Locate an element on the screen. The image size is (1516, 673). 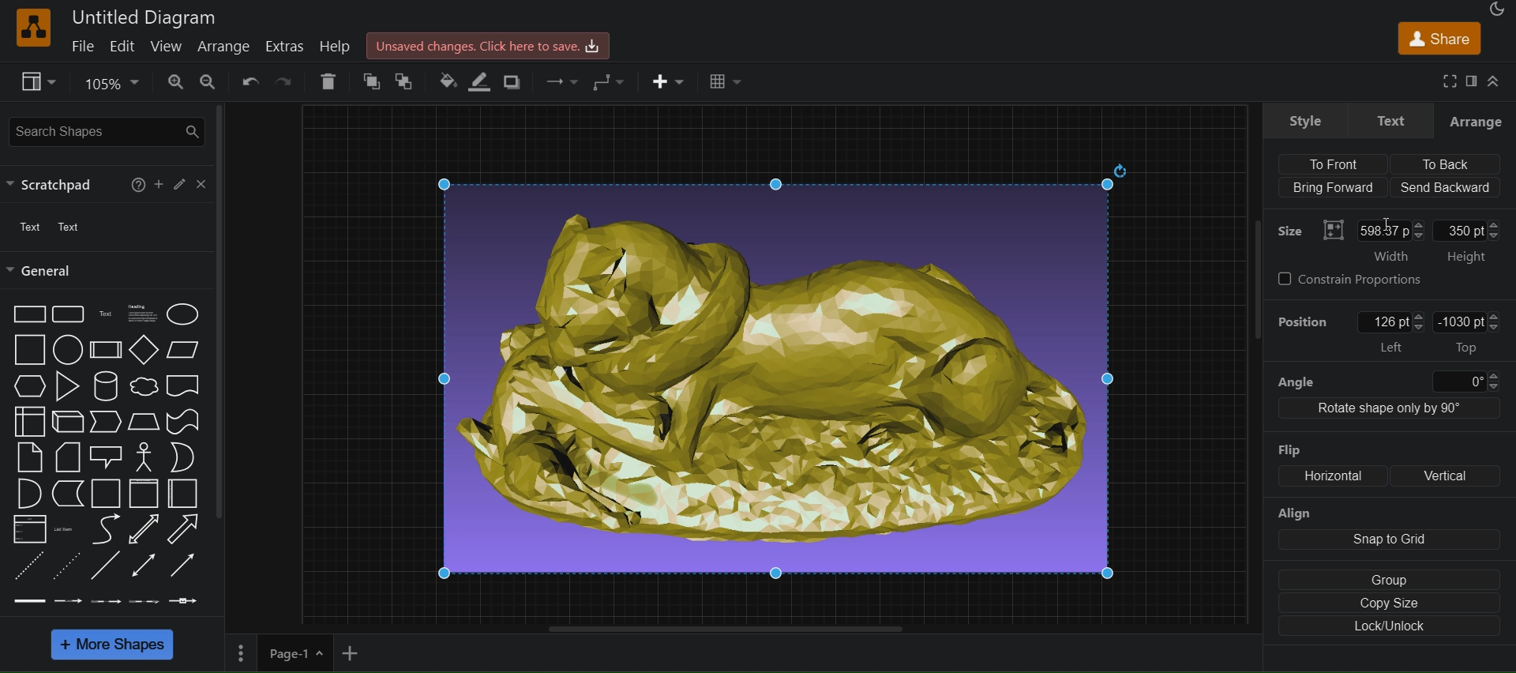
view is located at coordinates (39, 81).